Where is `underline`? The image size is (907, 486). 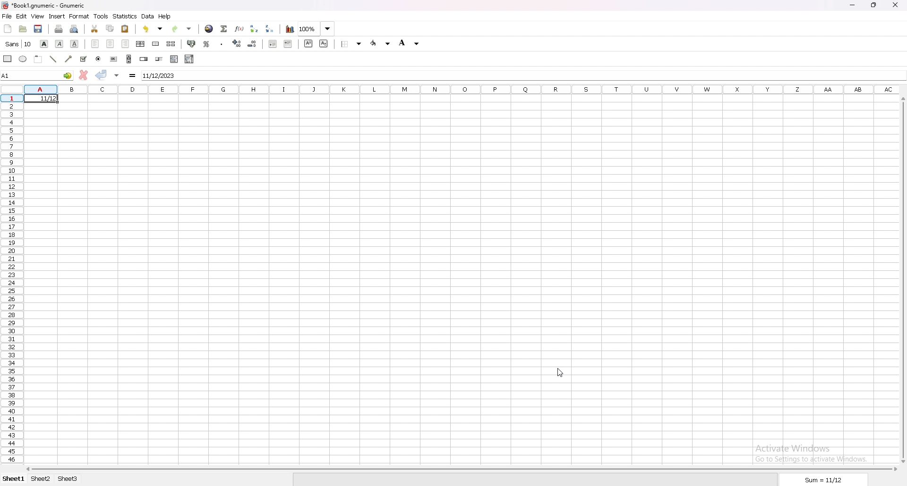 underline is located at coordinates (74, 44).